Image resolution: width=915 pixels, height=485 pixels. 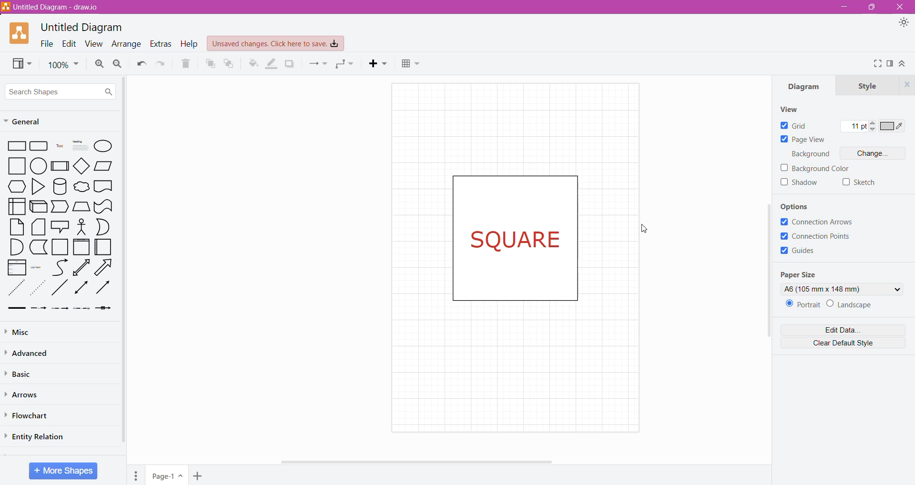 What do you see at coordinates (103, 287) in the screenshot?
I see `Rightward Thick Arrow` at bounding box center [103, 287].